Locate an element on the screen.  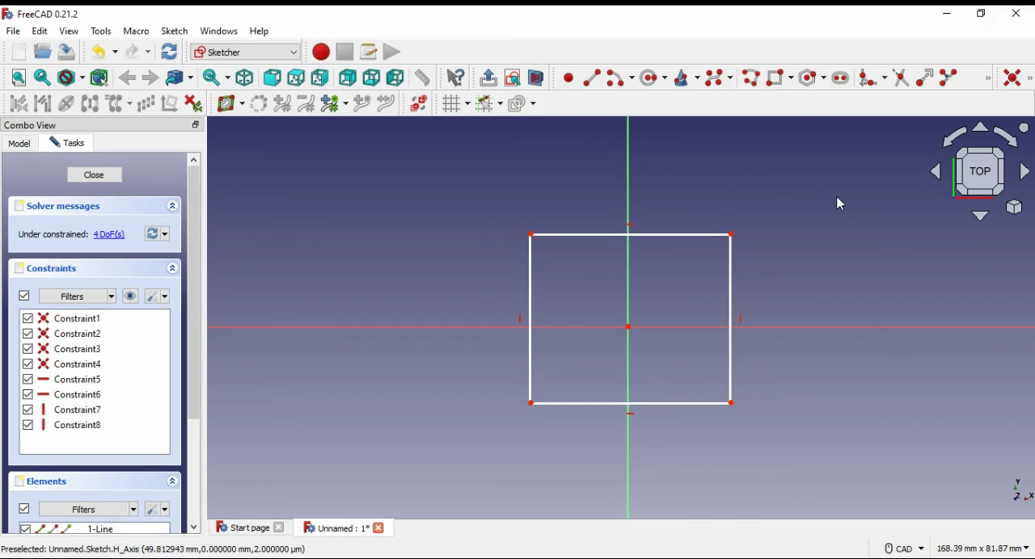
mouse pointer is located at coordinates (838, 204).